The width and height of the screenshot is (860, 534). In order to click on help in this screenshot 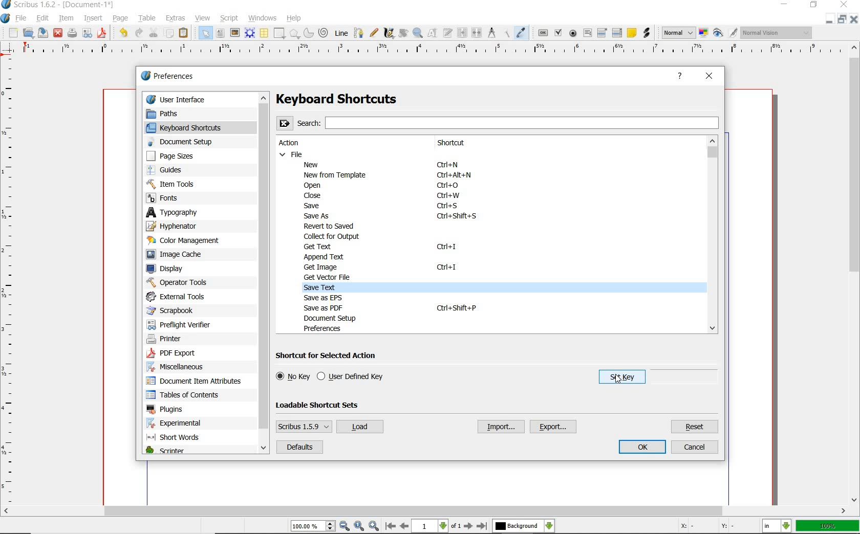, I will do `click(294, 19)`.